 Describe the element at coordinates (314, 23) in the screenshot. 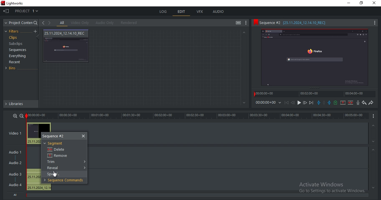

I see `sequence 2` at that location.